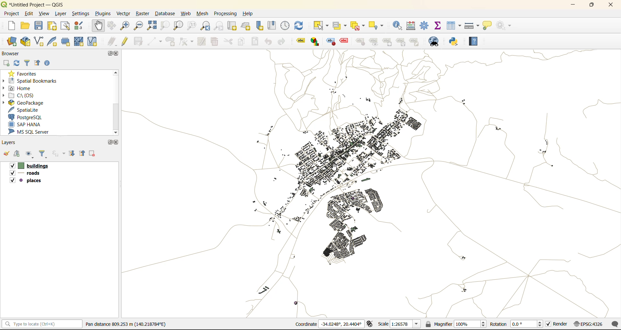 The height and width of the screenshot is (330, 621). What do you see at coordinates (28, 63) in the screenshot?
I see `filter` at bounding box center [28, 63].